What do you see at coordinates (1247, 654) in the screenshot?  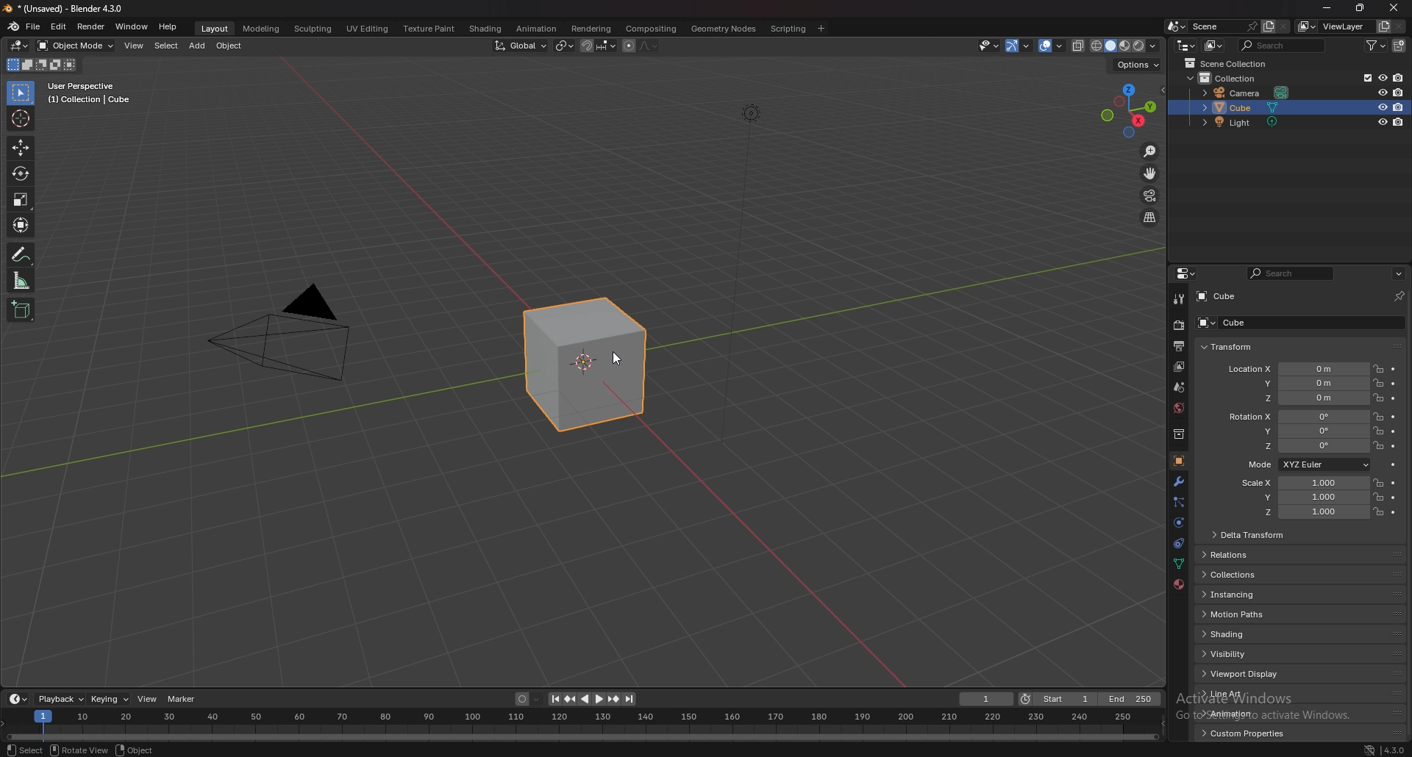 I see `visibility` at bounding box center [1247, 654].